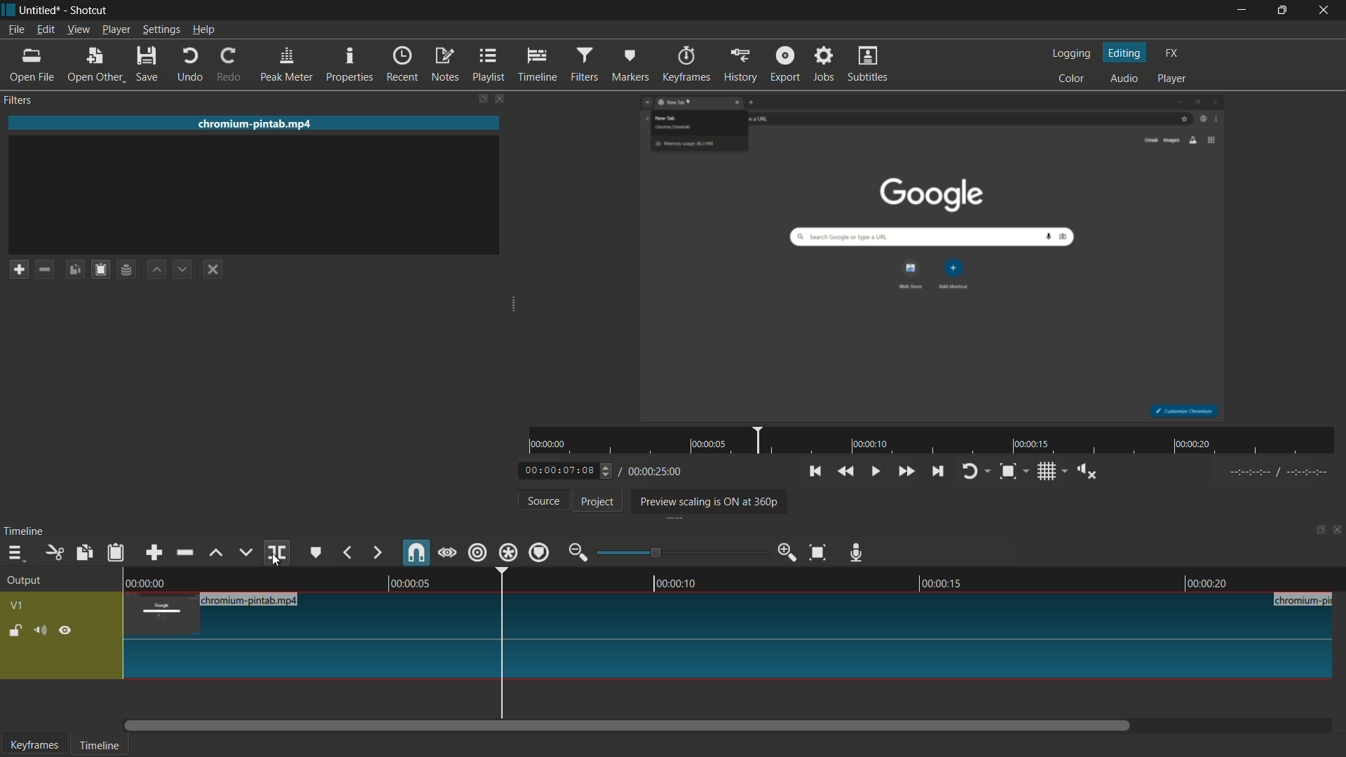 The width and height of the screenshot is (1346, 757). I want to click on app icon, so click(8, 9).